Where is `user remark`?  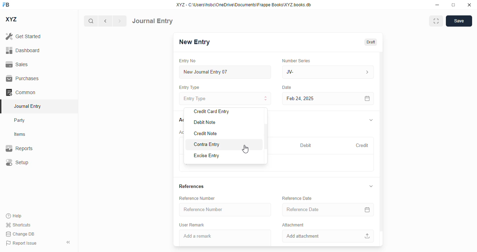 user remark is located at coordinates (192, 225).